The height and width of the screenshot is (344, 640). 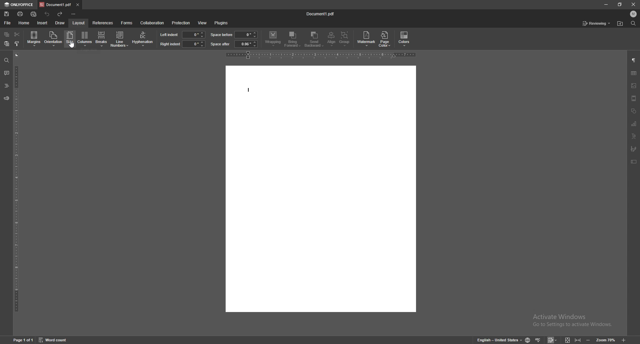 I want to click on fit to screen, so click(x=568, y=340).